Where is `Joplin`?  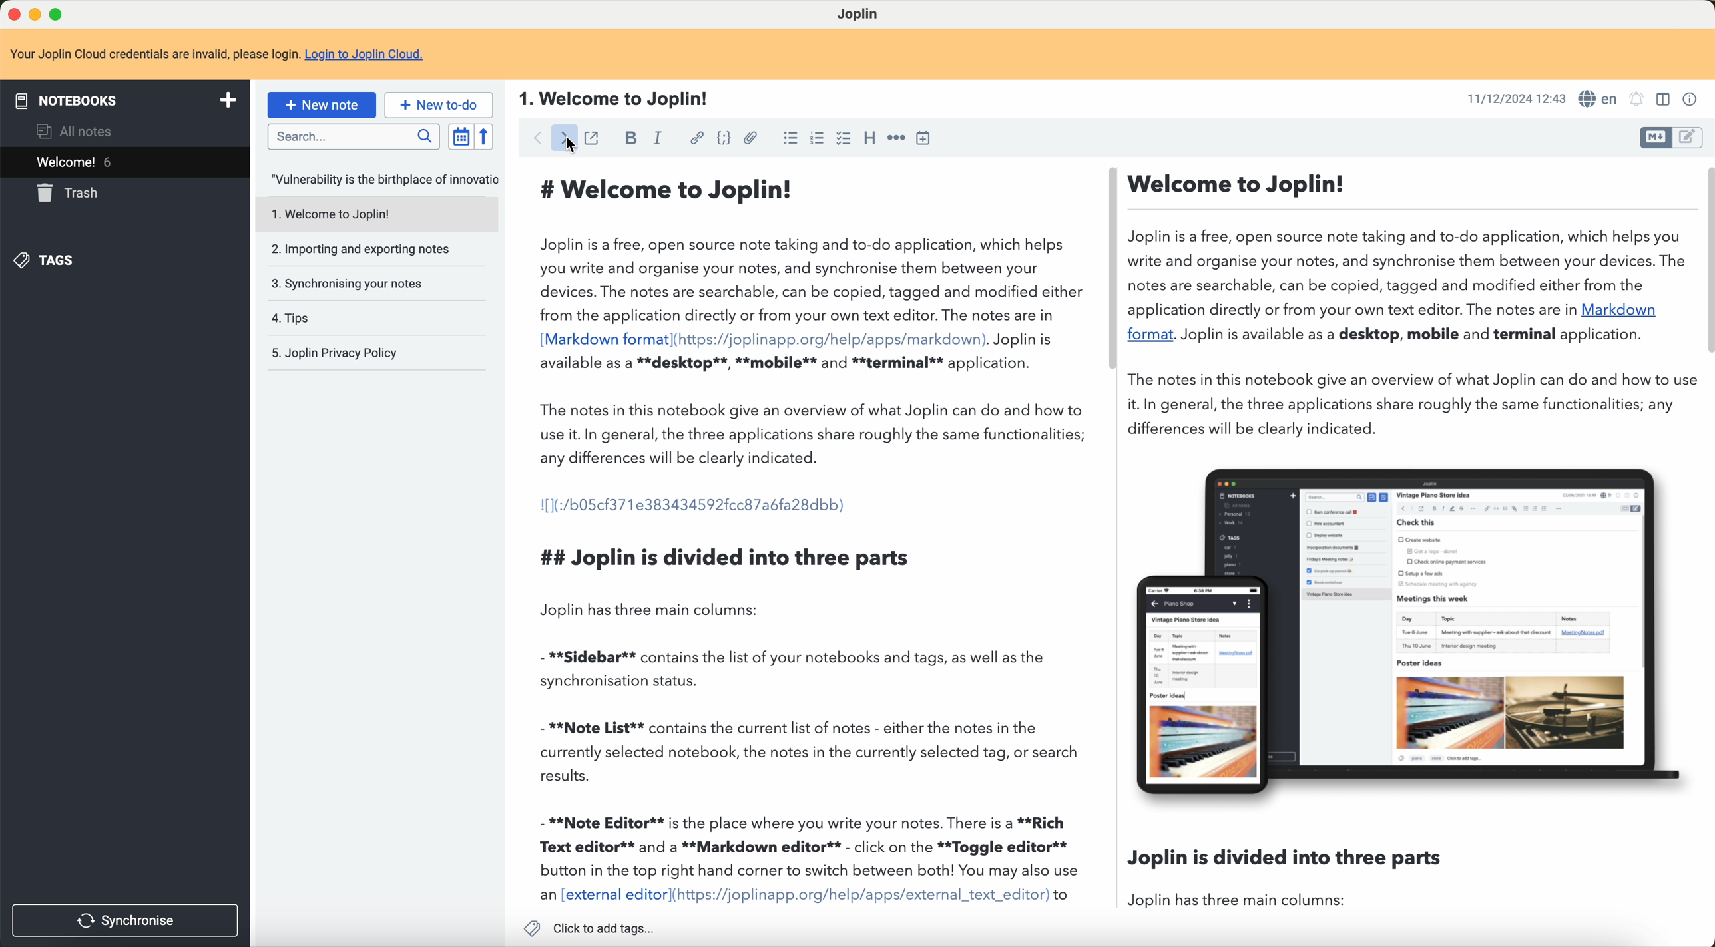
Joplin is located at coordinates (859, 15).